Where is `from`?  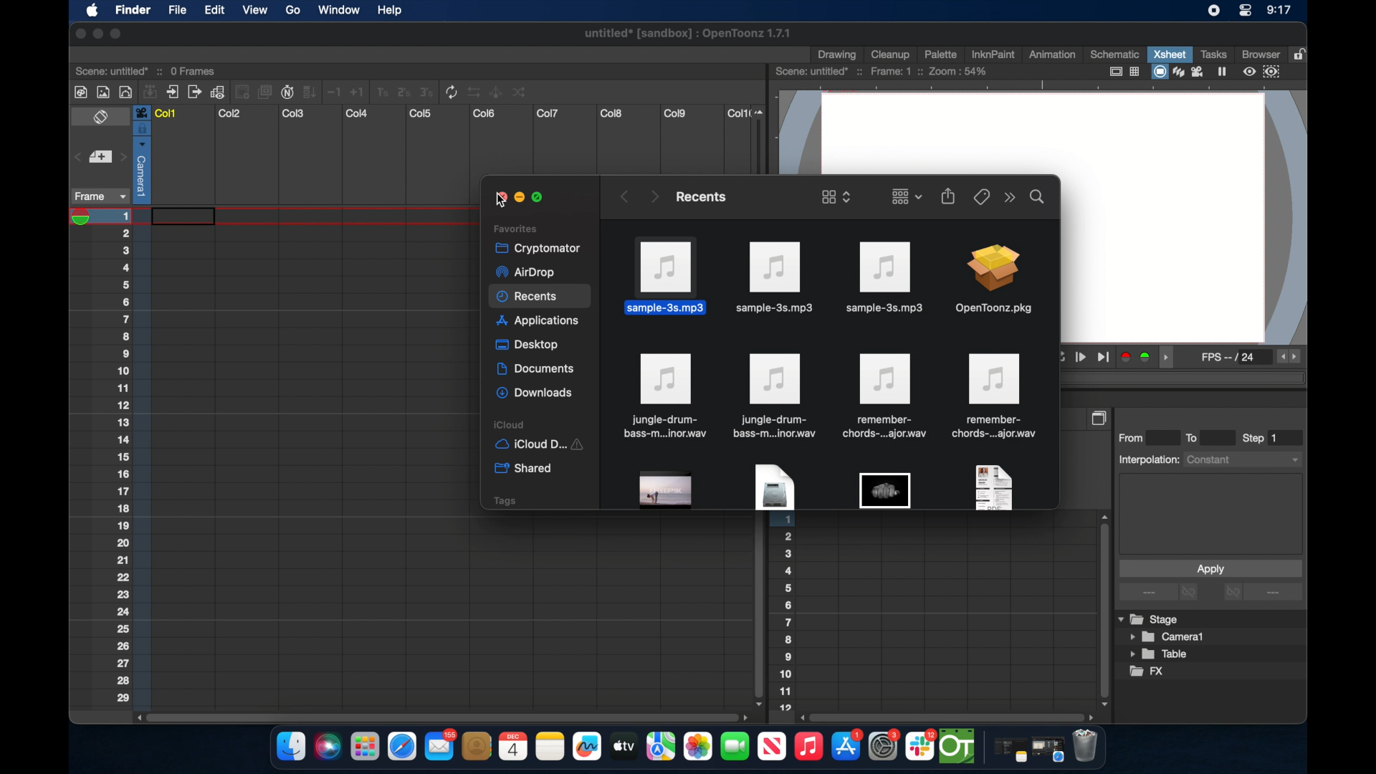
from is located at coordinates (1134, 437).